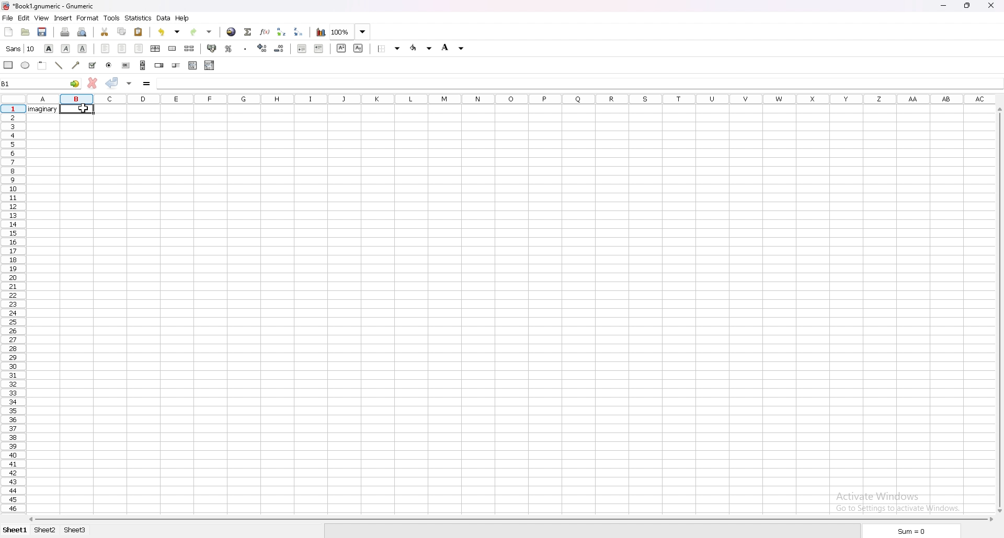  What do you see at coordinates (182, 19) in the screenshot?
I see `help` at bounding box center [182, 19].